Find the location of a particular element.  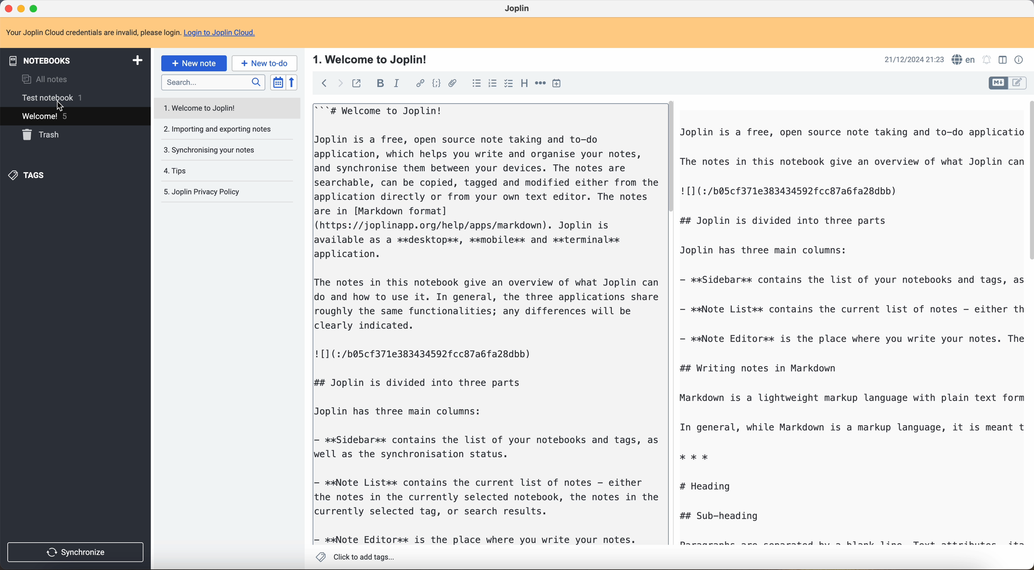

toggle editor layout is located at coordinates (1004, 59).